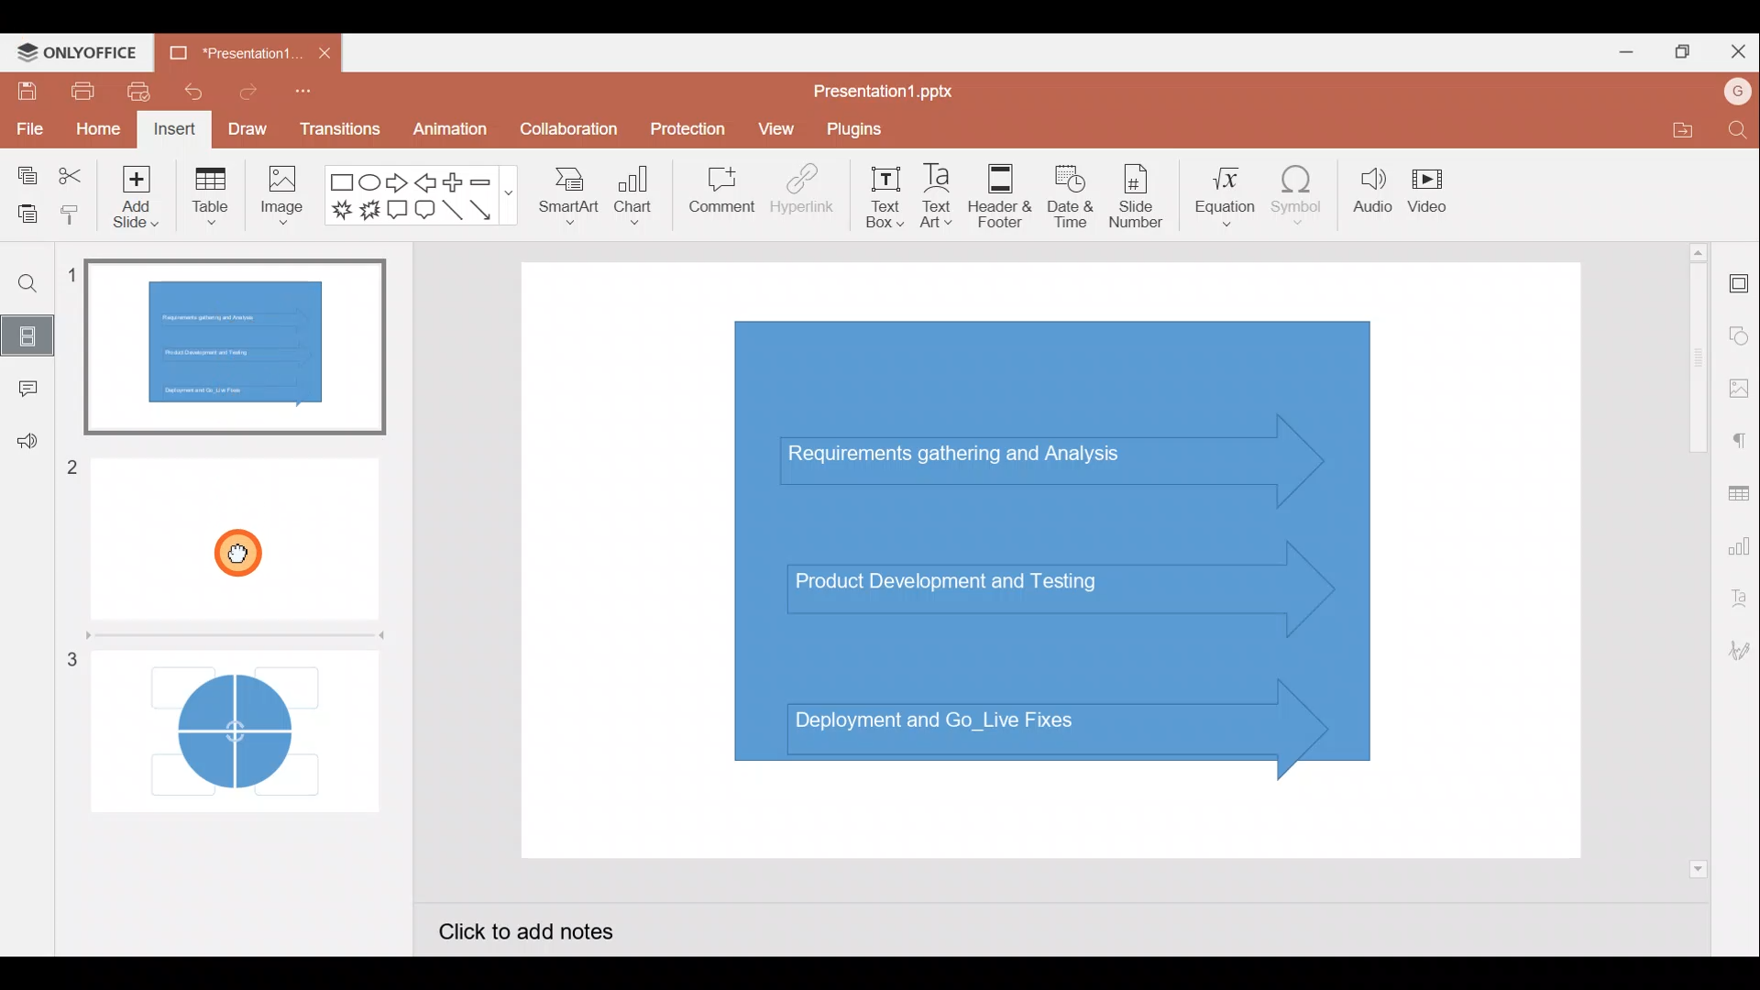 This screenshot has height=990, width=1760. I want to click on Rectangle, so click(337, 182).